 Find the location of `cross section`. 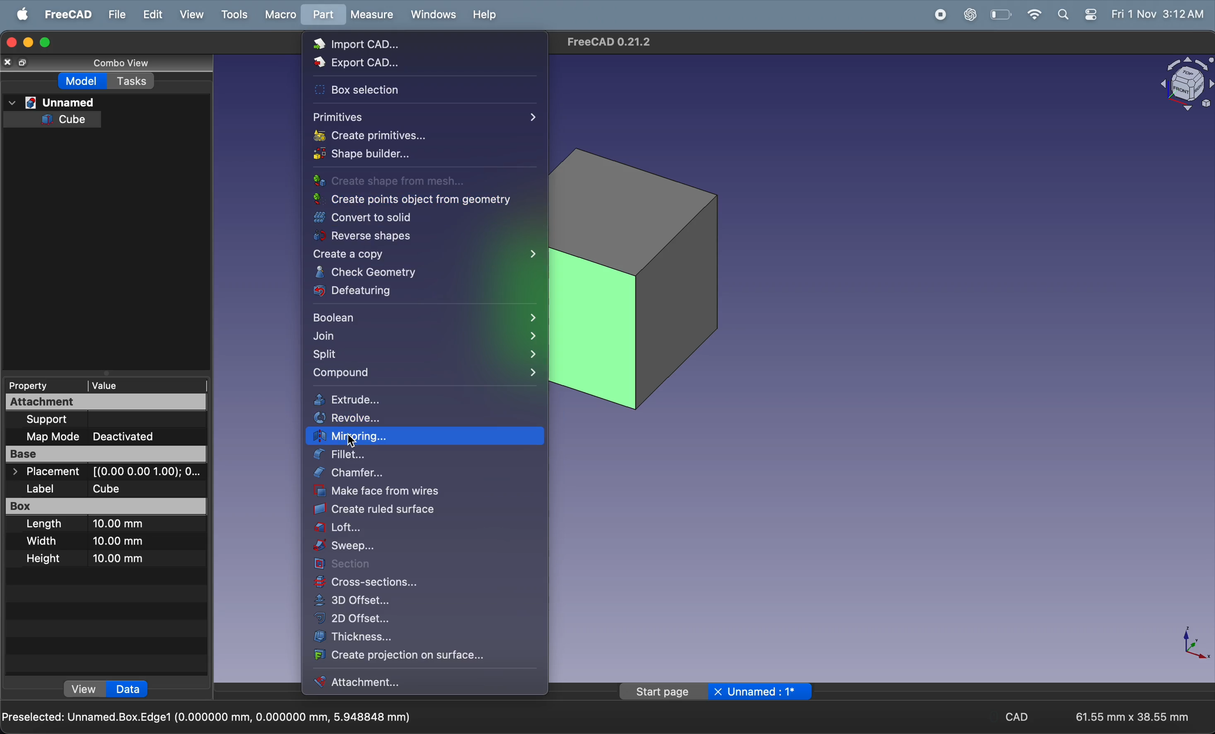

cross section is located at coordinates (411, 582).